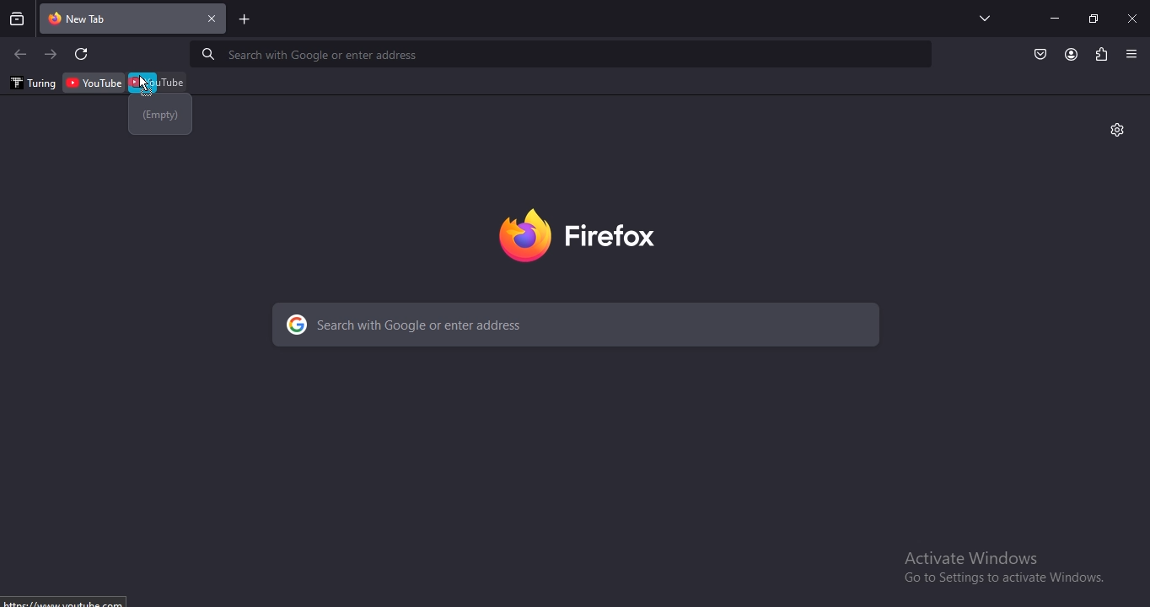 The image size is (1150, 607). Describe the element at coordinates (31, 83) in the screenshot. I see `turing` at that location.